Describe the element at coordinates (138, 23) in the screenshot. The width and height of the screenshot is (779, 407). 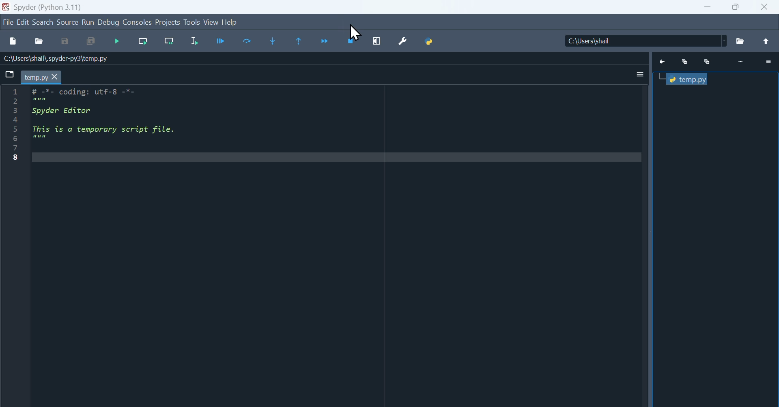
I see `Consoles` at that location.